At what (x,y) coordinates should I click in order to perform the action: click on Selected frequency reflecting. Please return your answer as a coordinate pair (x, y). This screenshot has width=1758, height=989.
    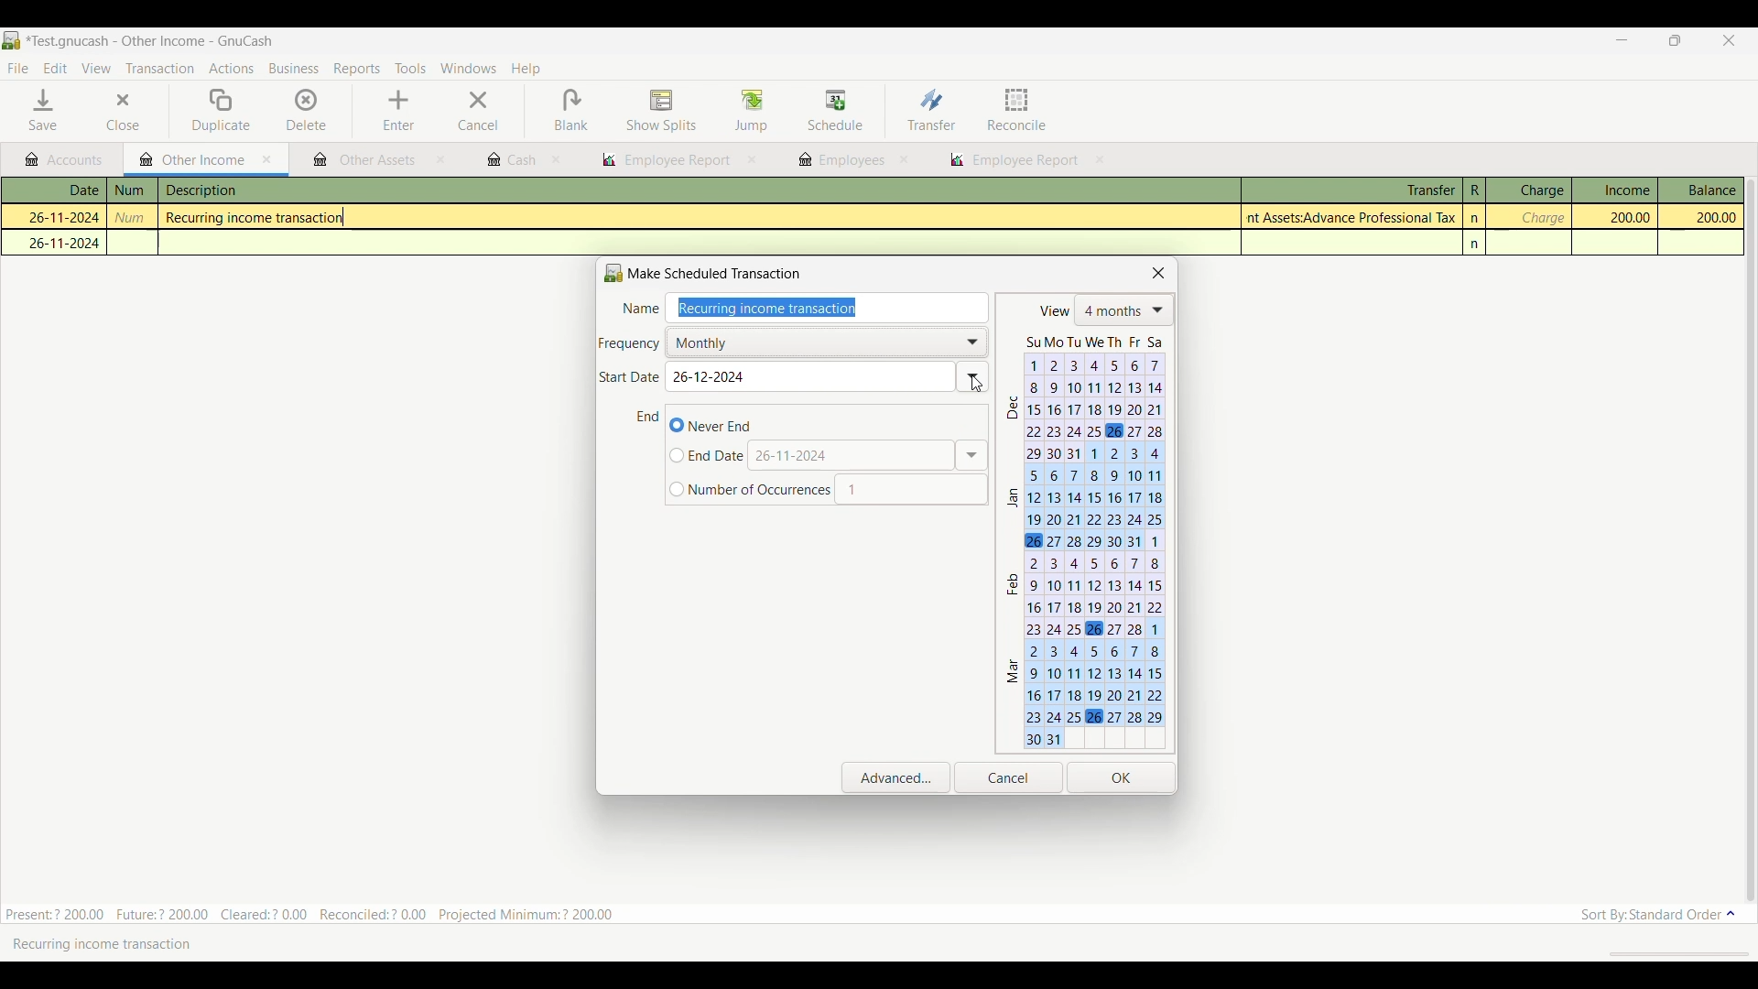
    Looking at the image, I should click on (831, 342).